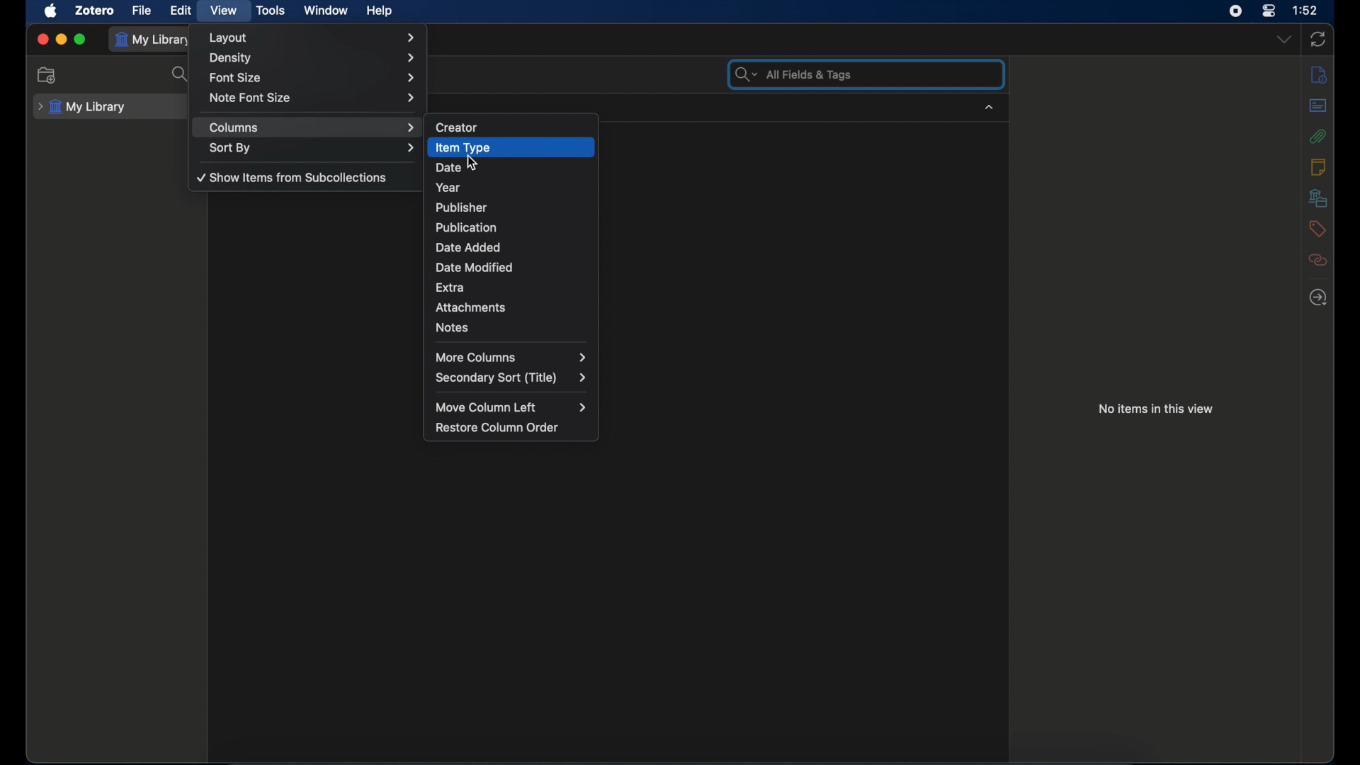 The height and width of the screenshot is (765, 1360). What do you see at coordinates (143, 9) in the screenshot?
I see `file` at bounding box center [143, 9].